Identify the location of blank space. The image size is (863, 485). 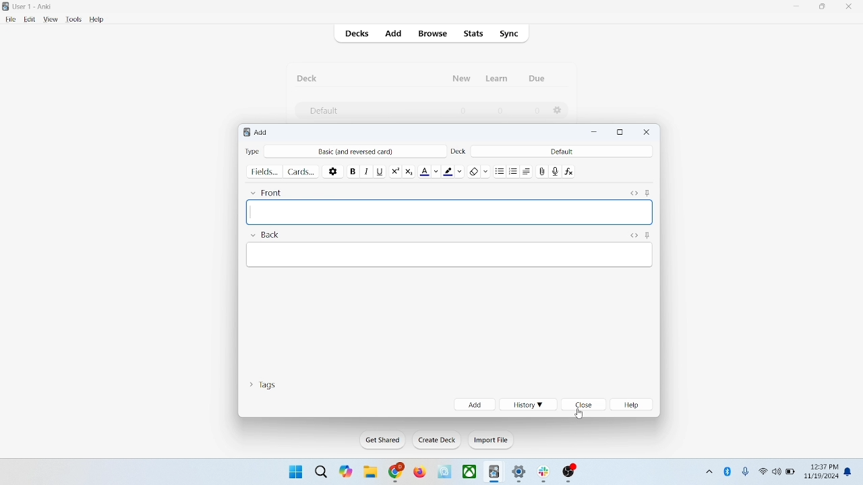
(450, 212).